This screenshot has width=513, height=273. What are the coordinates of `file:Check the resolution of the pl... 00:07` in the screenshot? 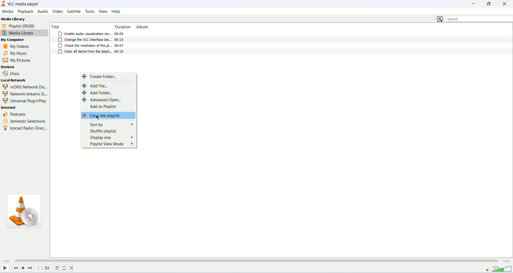 It's located at (92, 45).